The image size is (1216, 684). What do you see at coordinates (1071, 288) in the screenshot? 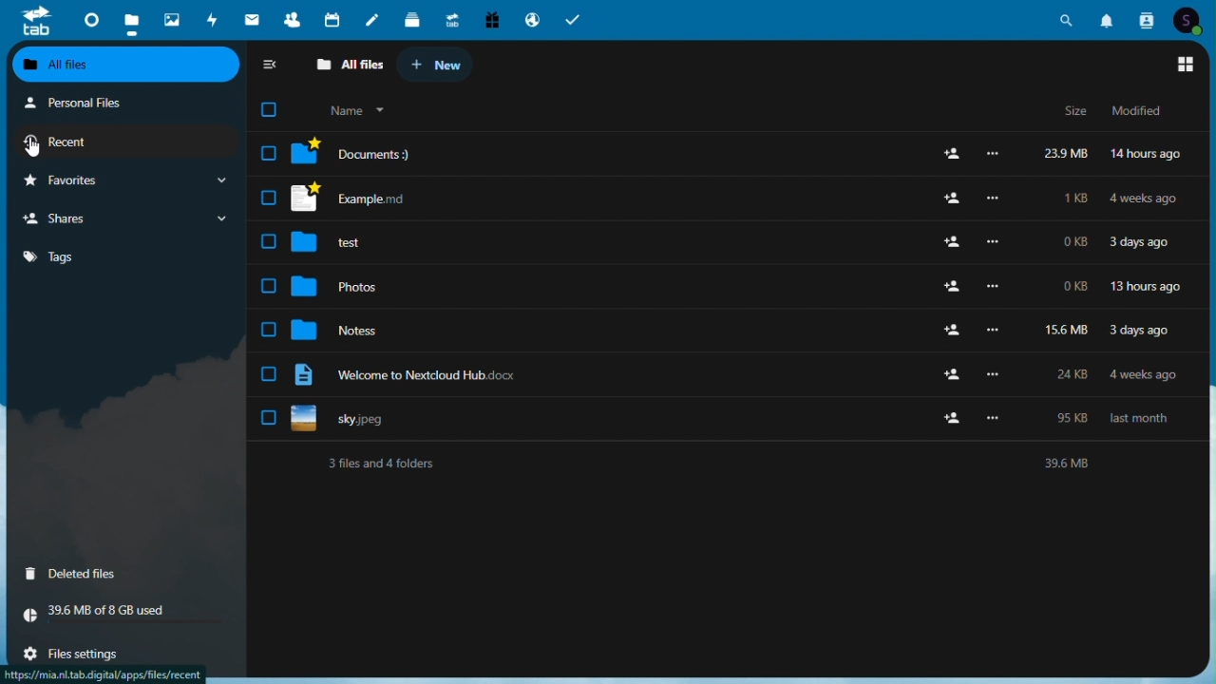
I see `0KB` at bounding box center [1071, 288].